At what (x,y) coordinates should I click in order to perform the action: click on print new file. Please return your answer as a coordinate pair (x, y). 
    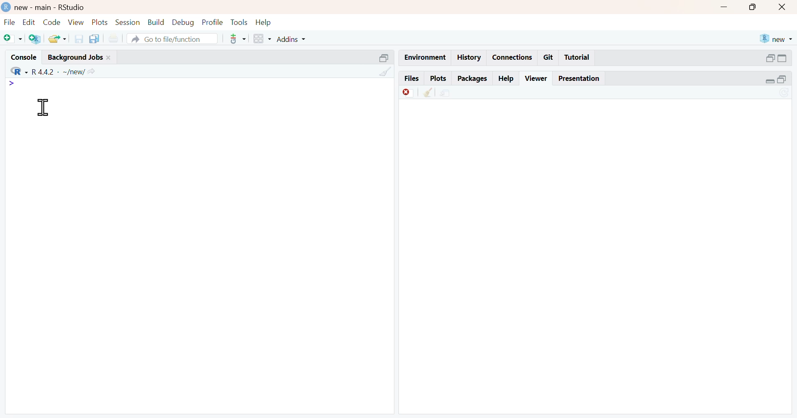
    Looking at the image, I should click on (114, 39).